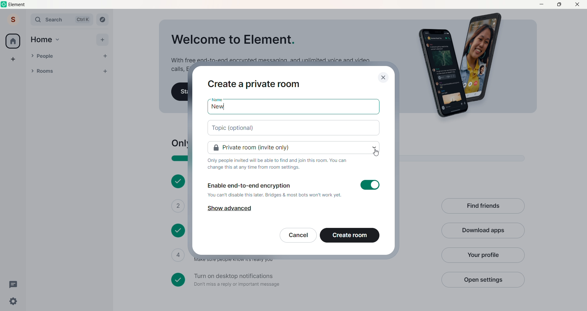  What do you see at coordinates (483, 231) in the screenshot?
I see `Download APp` at bounding box center [483, 231].